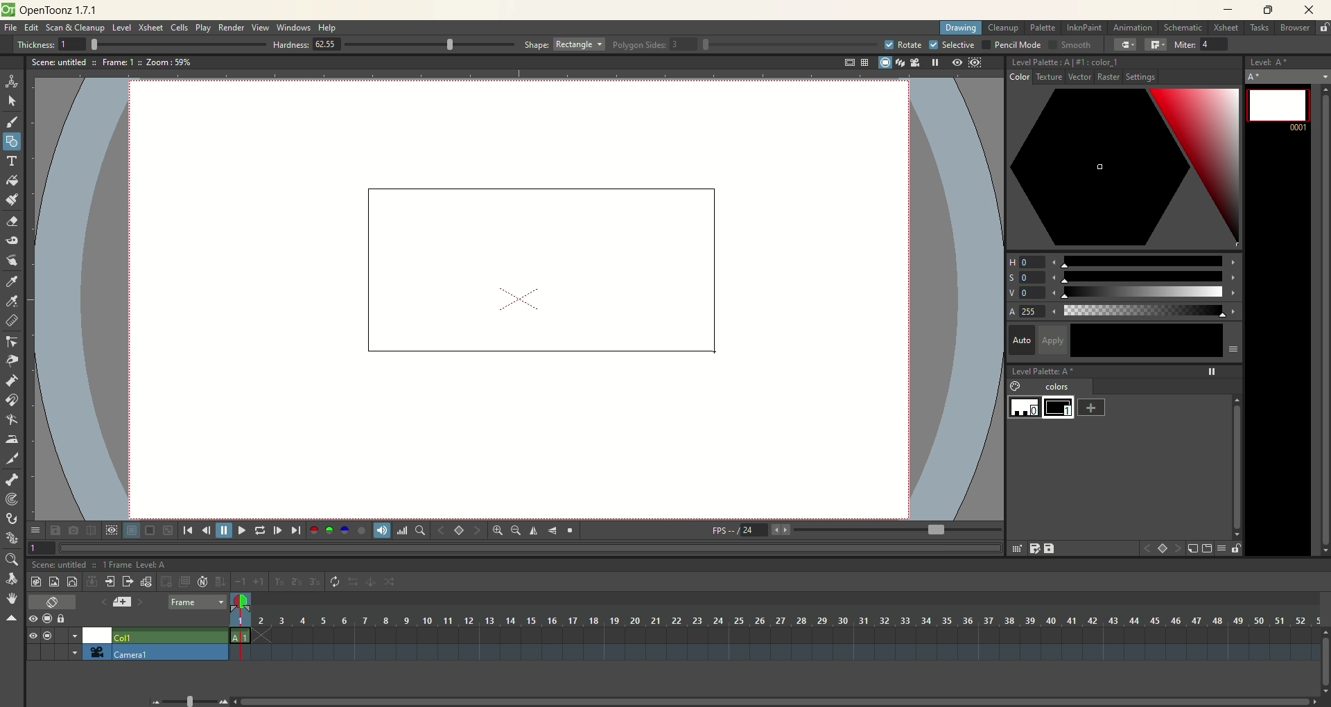 The height and width of the screenshot is (707, 1331). I want to click on freeze, so click(932, 62).